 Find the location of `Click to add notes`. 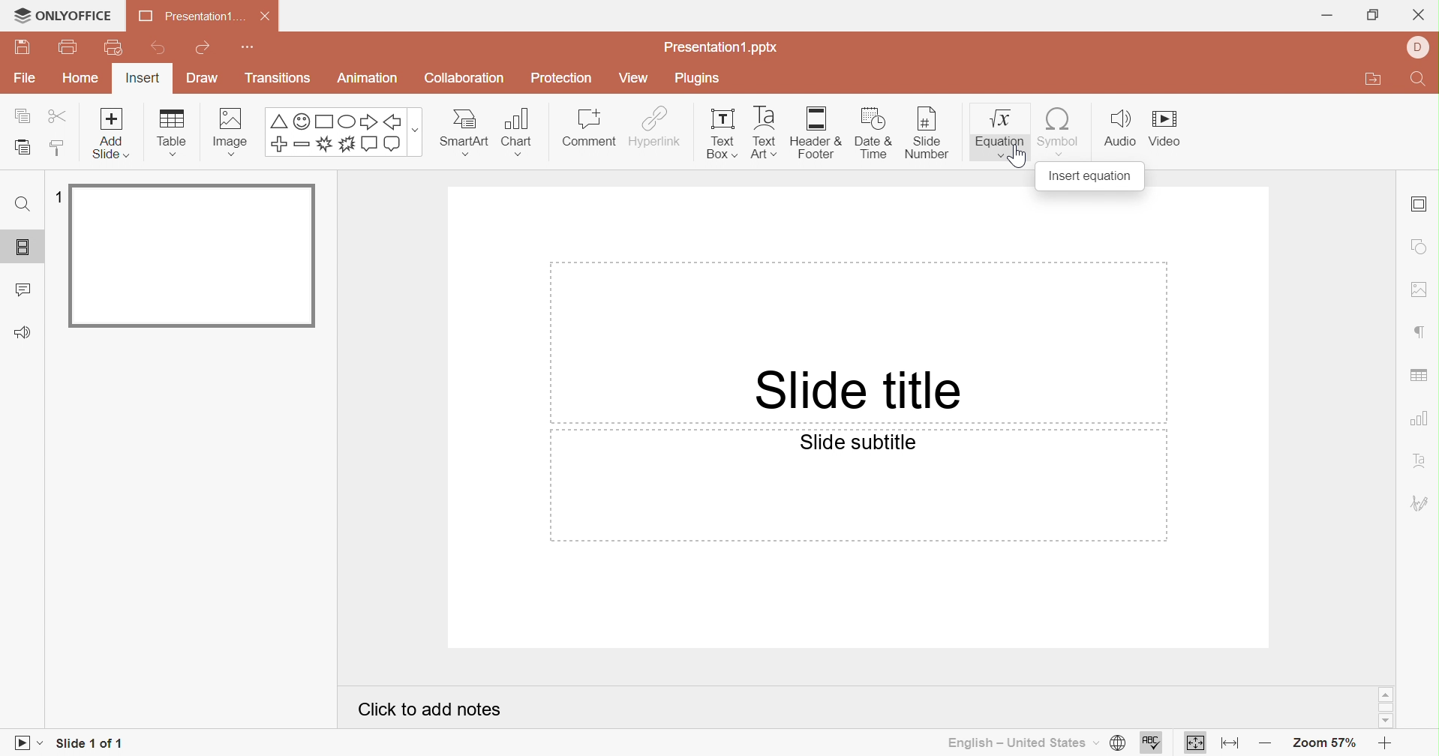

Click to add notes is located at coordinates (428, 709).